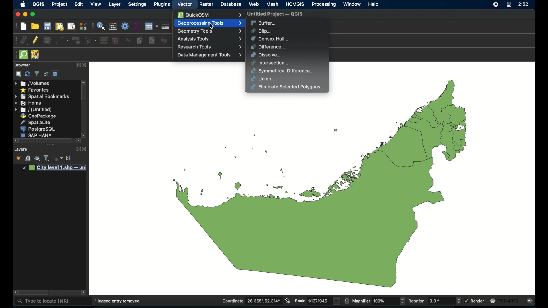 The height and width of the screenshot is (308, 548). I want to click on boundary map of UAE, so click(319, 191).